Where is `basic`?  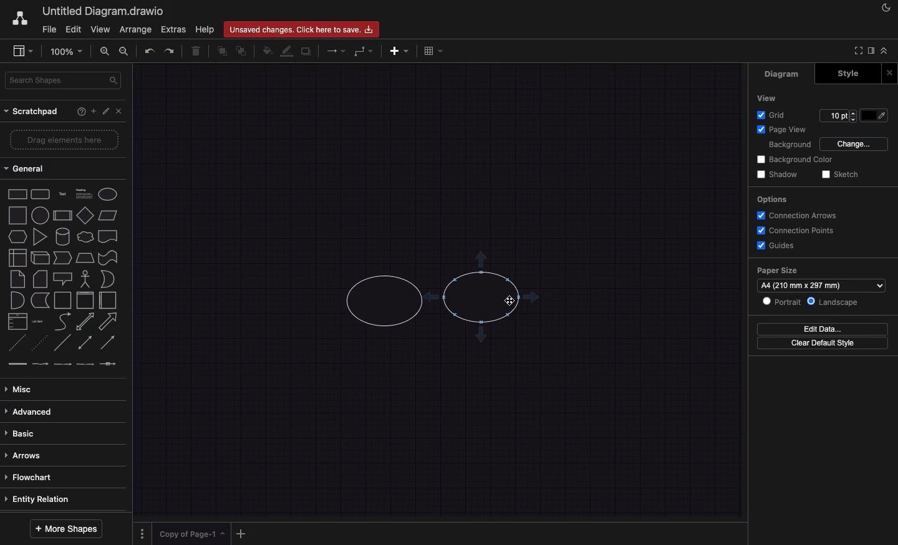 basic is located at coordinates (60, 435).